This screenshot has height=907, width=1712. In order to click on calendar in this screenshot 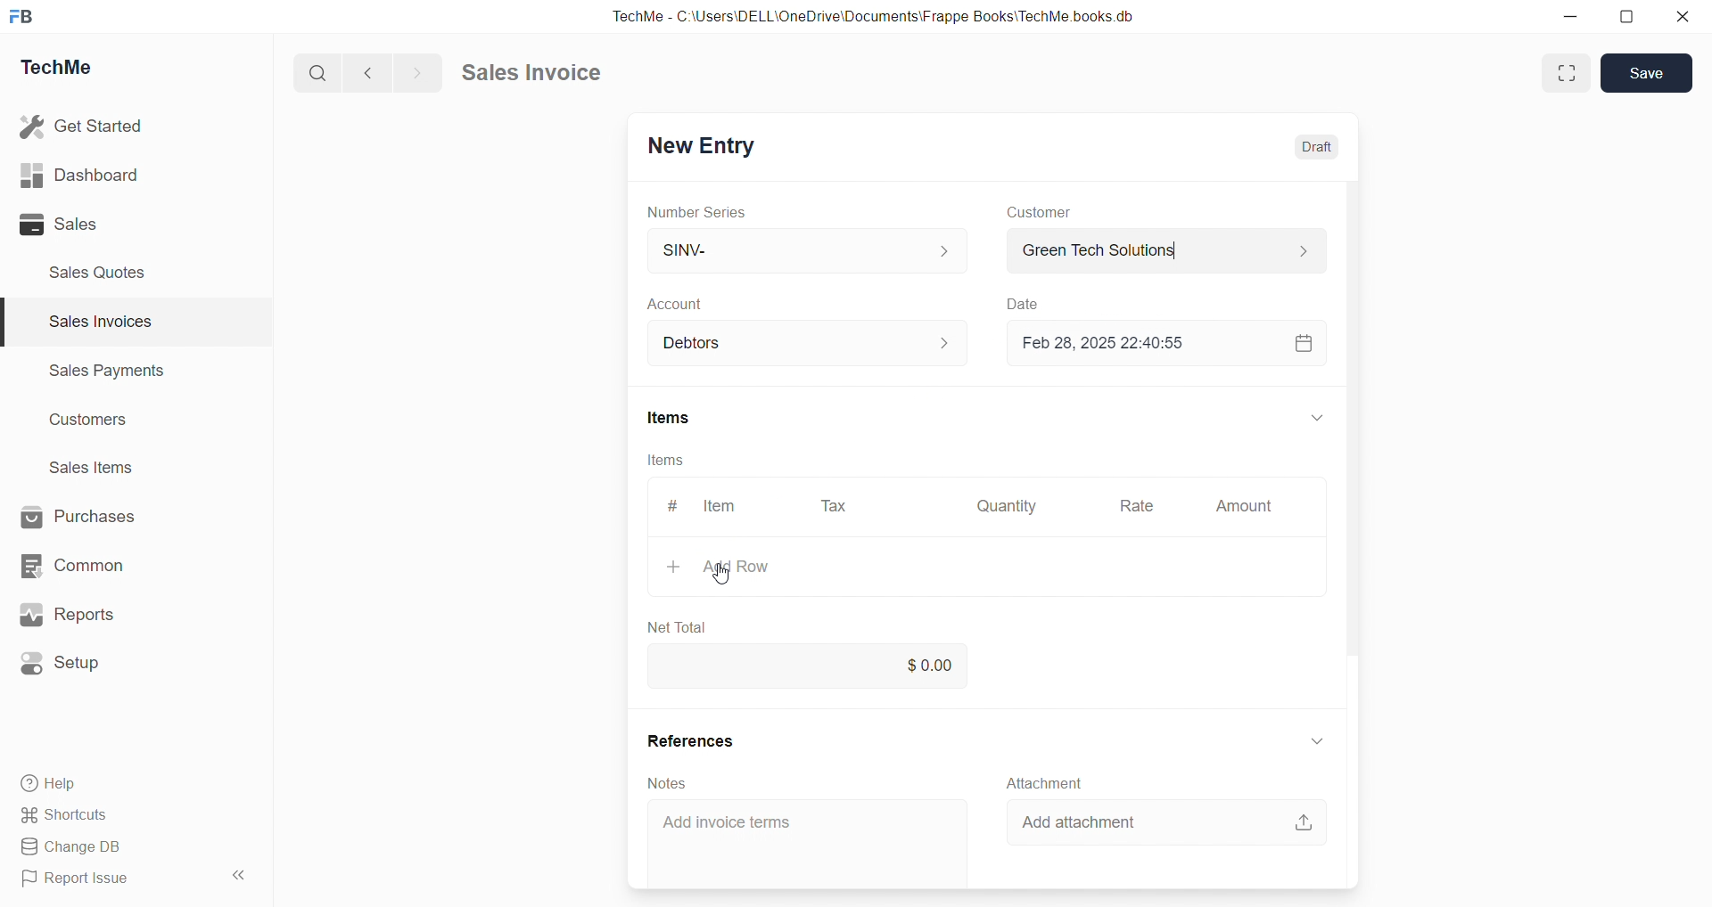, I will do `click(1304, 343)`.